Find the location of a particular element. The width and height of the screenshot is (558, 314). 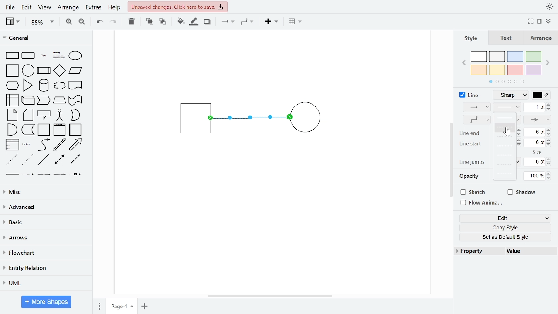

dashed 2 is located at coordinates (505, 137).